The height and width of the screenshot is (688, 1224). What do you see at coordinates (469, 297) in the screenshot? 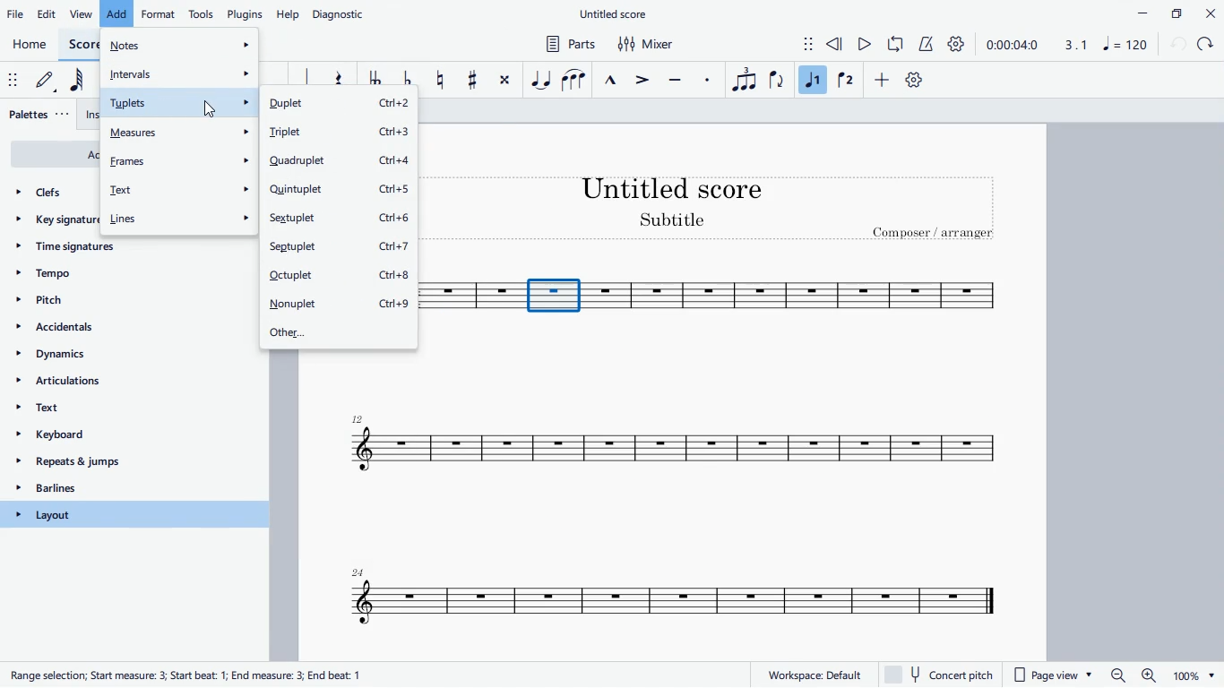
I see `score` at bounding box center [469, 297].